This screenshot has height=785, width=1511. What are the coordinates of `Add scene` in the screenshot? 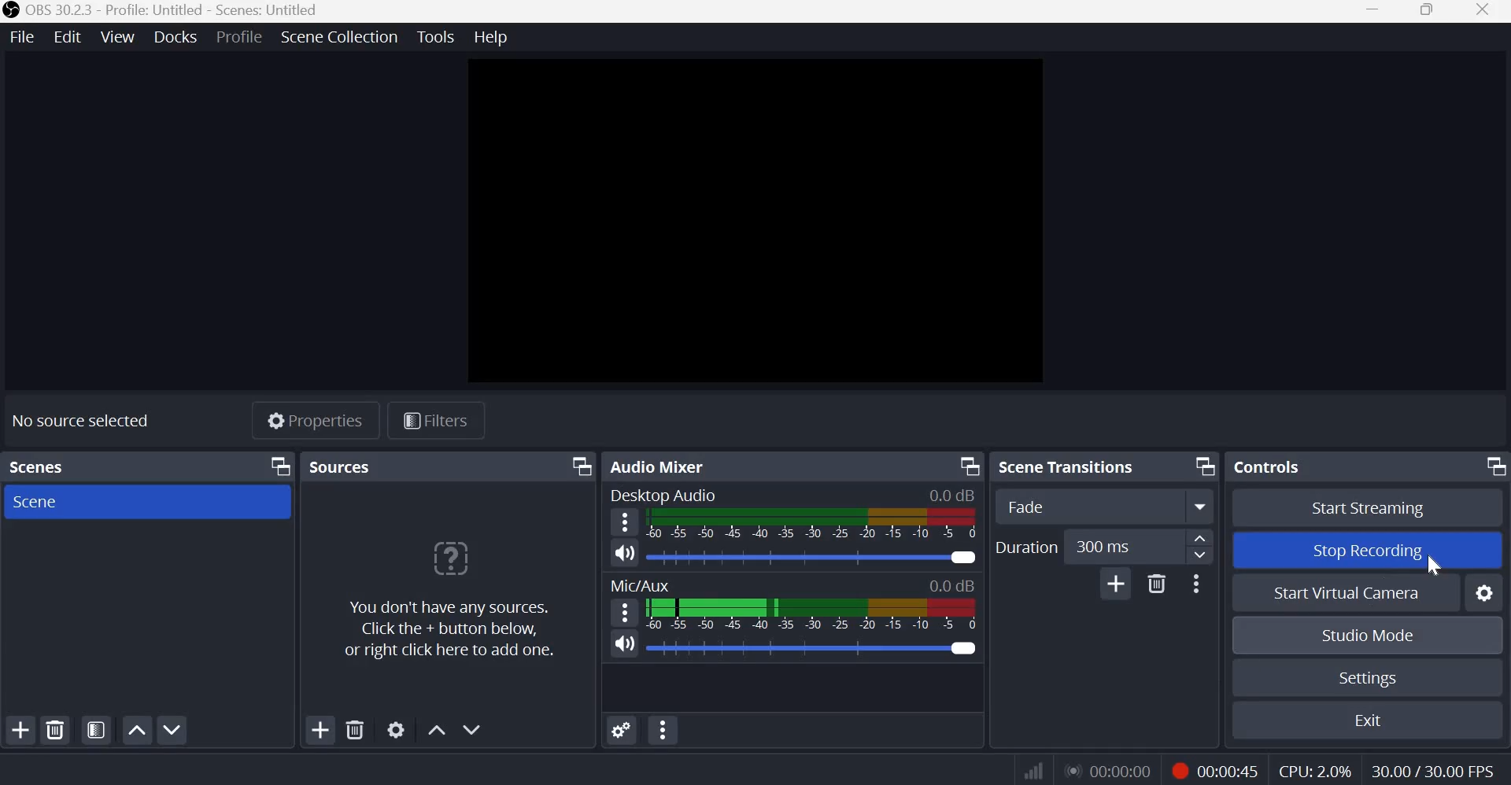 It's located at (22, 730).